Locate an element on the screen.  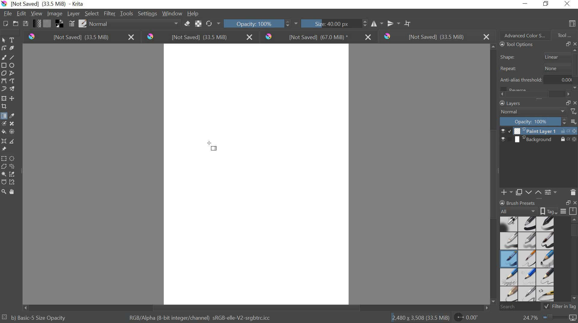
polygon selection is located at coordinates (4, 167).